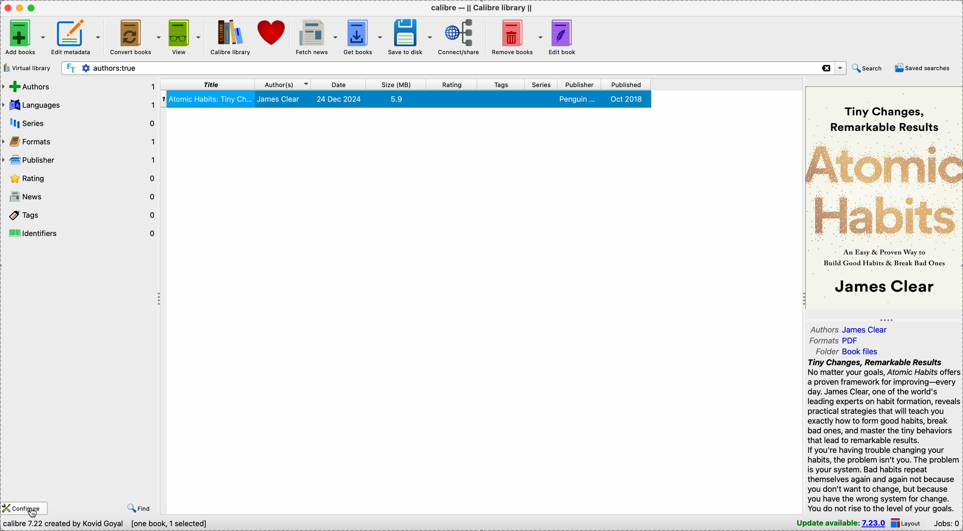 This screenshot has height=531, width=963. What do you see at coordinates (870, 68) in the screenshot?
I see `search` at bounding box center [870, 68].